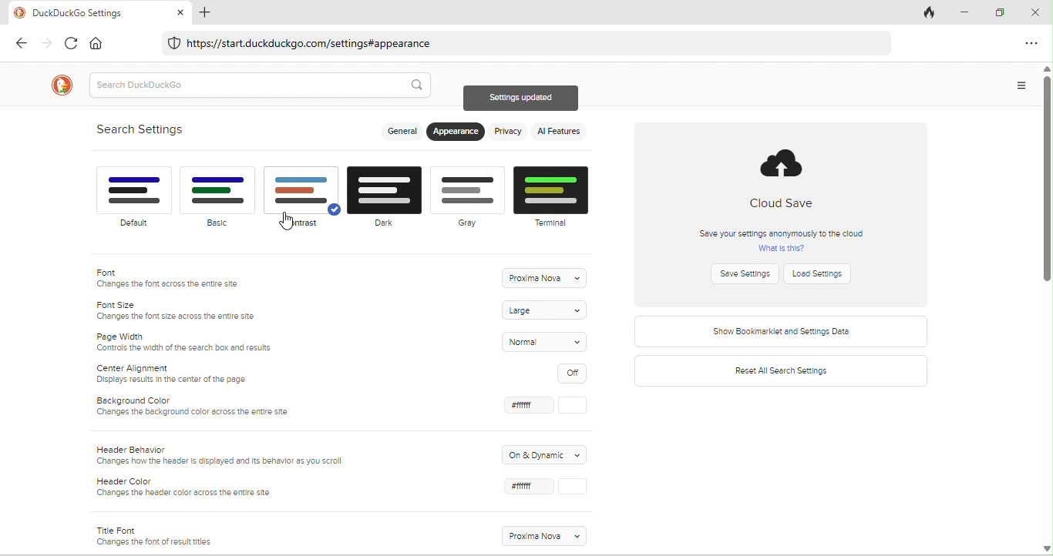 The width and height of the screenshot is (1053, 556). Describe the element at coordinates (59, 85) in the screenshot. I see `logo` at that location.